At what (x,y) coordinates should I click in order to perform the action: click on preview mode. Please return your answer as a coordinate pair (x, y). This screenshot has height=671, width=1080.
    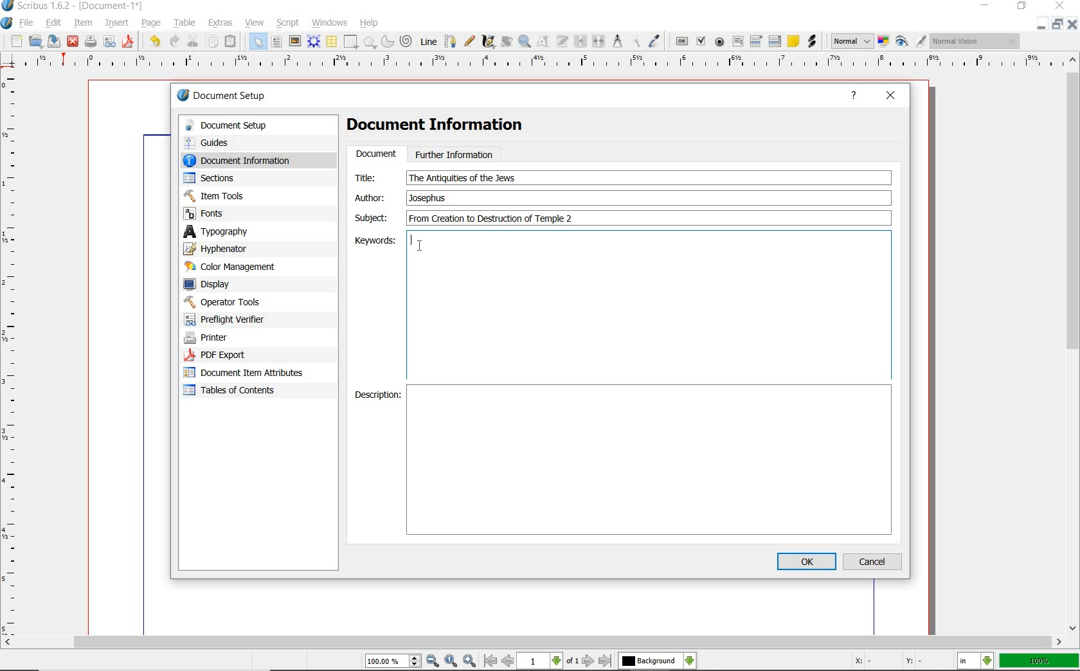
    Looking at the image, I should click on (912, 42).